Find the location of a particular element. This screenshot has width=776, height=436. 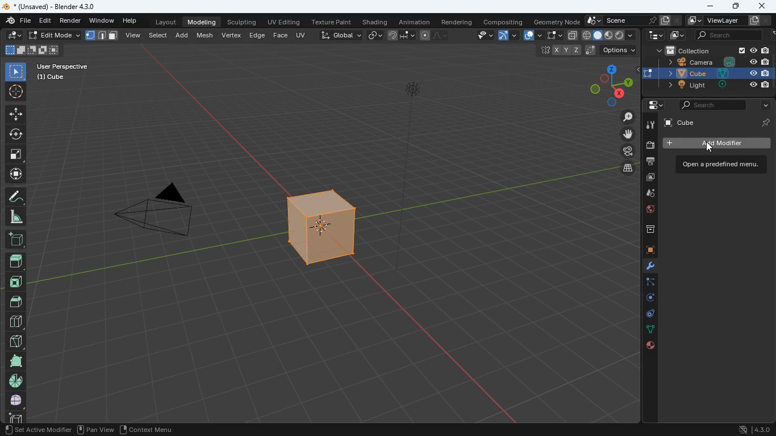

shading is located at coordinates (375, 22).